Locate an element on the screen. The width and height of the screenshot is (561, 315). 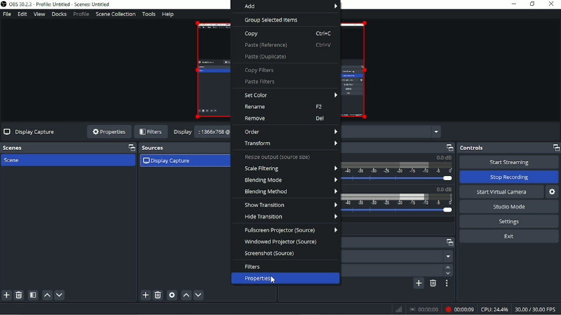
Recording(00:00:09) is located at coordinates (459, 309).